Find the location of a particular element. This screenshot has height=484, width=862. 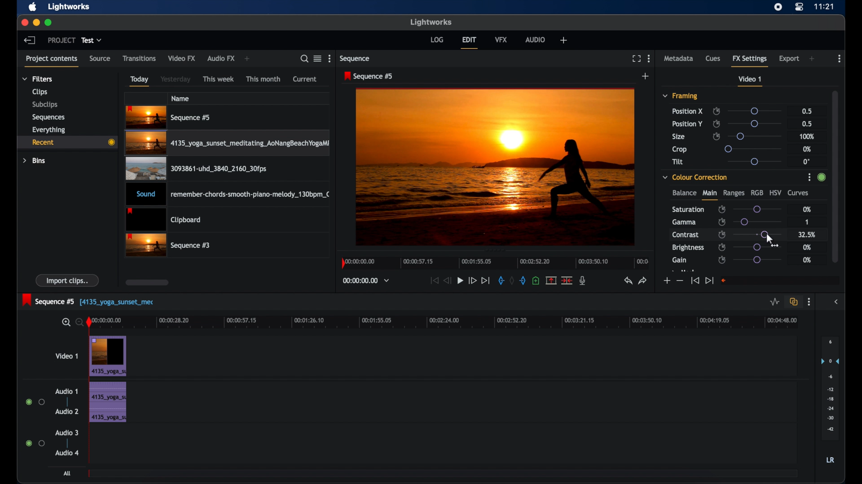

clips is located at coordinates (40, 92).